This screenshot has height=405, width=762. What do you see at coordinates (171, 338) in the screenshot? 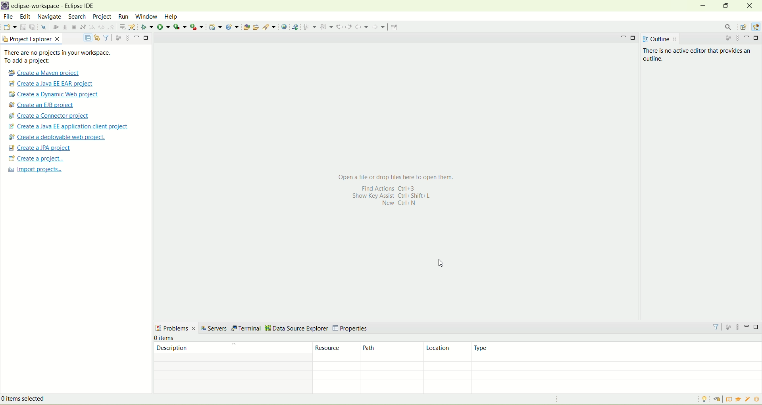
I see `number of items` at bounding box center [171, 338].